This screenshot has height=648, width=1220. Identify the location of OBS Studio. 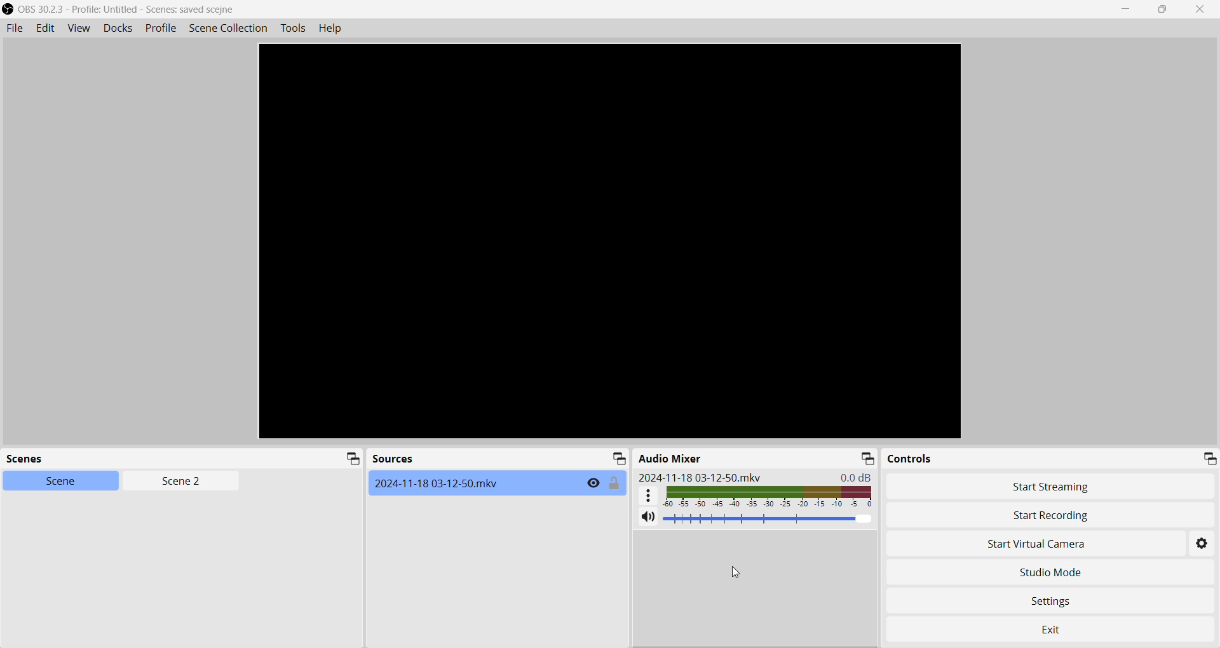
(125, 10).